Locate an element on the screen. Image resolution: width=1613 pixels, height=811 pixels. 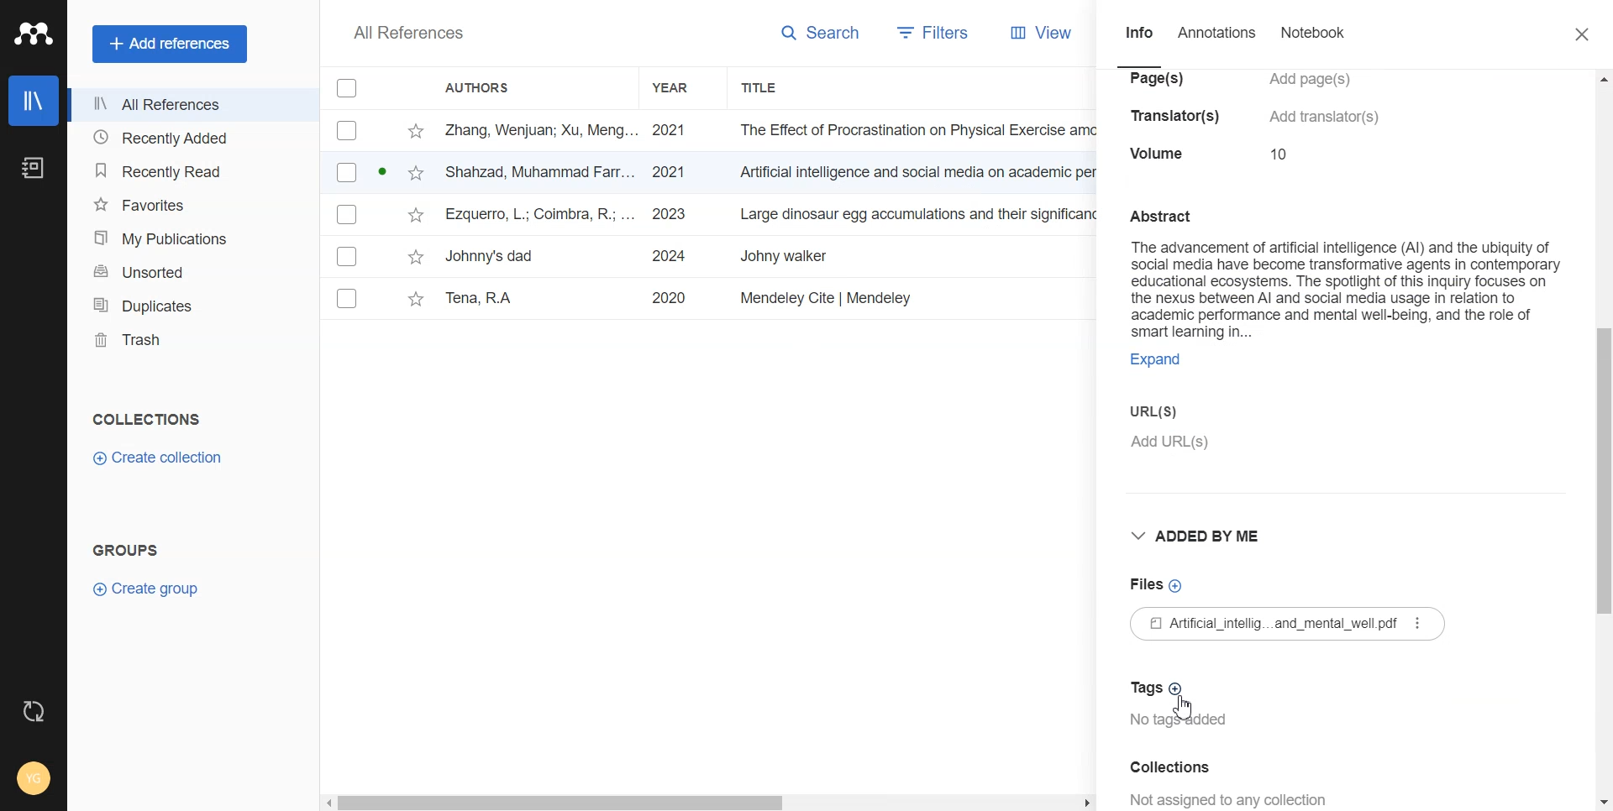
Notebook is located at coordinates (33, 168).